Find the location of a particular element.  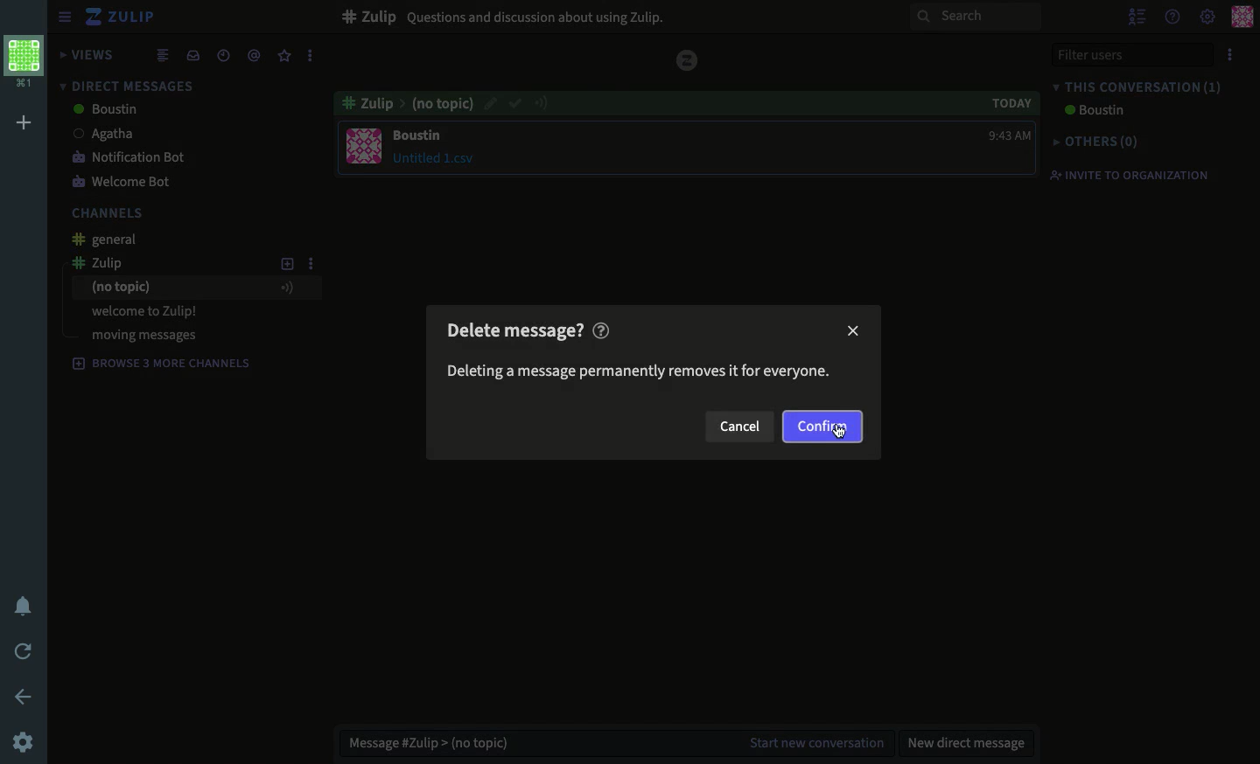

options is located at coordinates (311, 55).